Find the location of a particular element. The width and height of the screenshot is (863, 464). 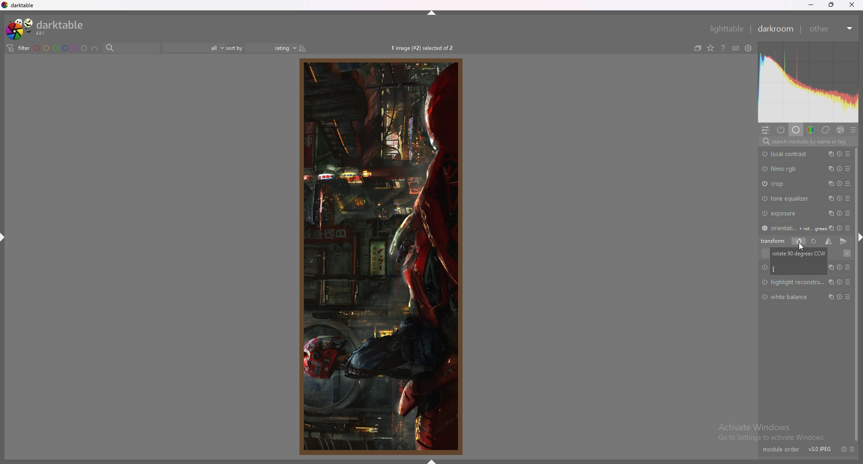

heat map is located at coordinates (808, 83).